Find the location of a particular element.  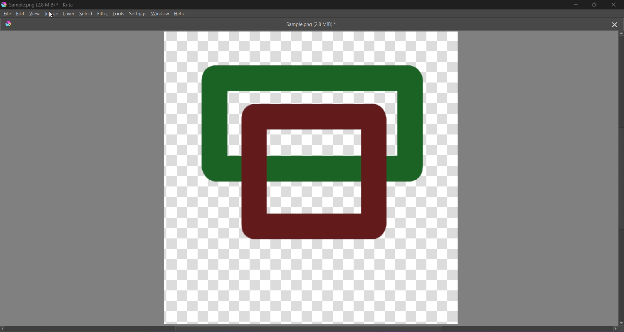

Scroll left is located at coordinates (4, 328).